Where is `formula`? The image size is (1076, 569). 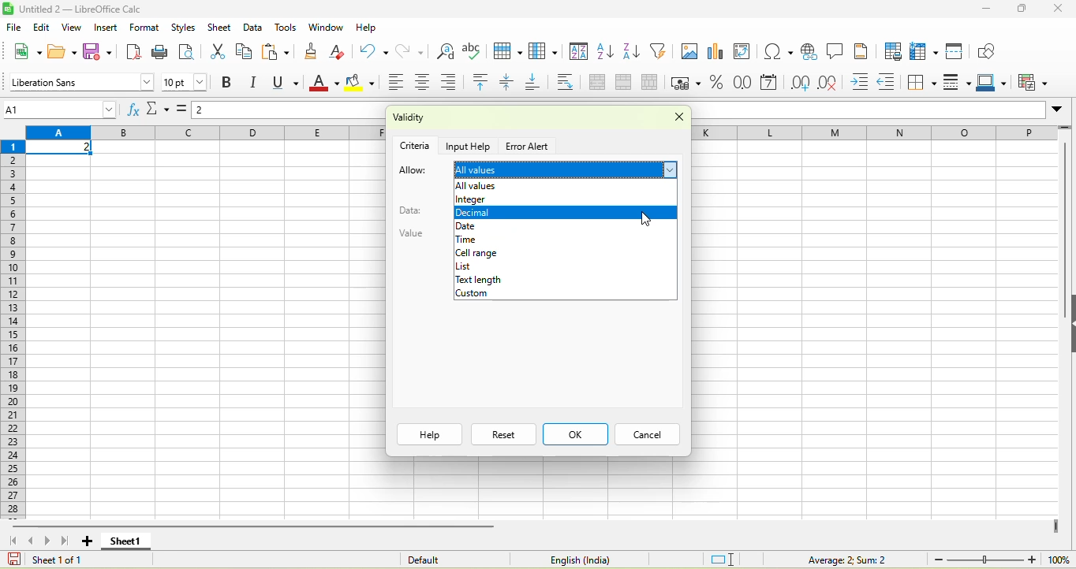 formula is located at coordinates (185, 113).